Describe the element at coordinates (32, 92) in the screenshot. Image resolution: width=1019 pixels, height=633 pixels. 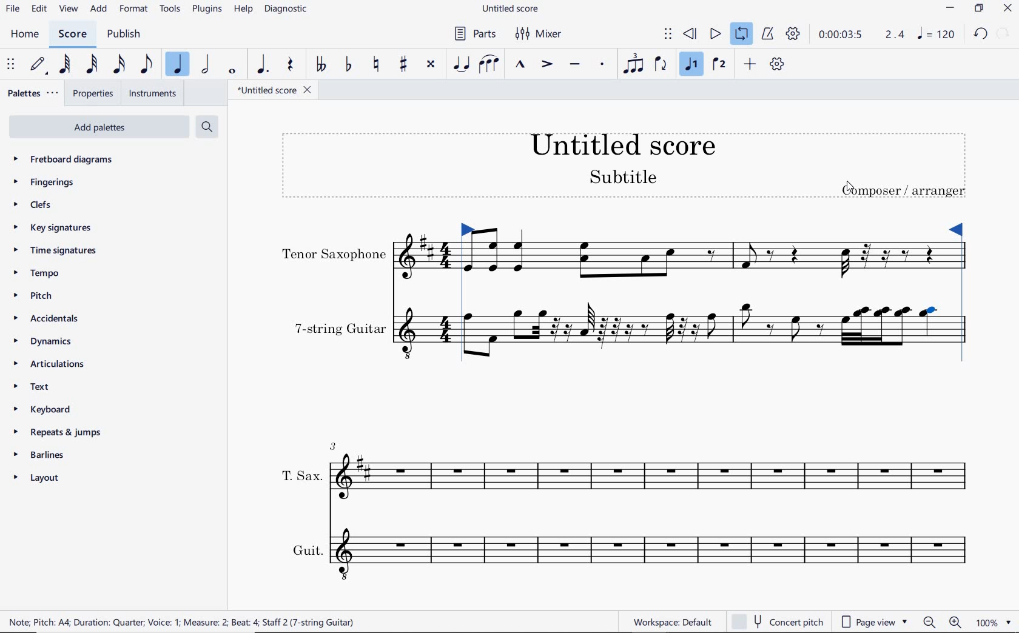
I see `PALETTES` at that location.